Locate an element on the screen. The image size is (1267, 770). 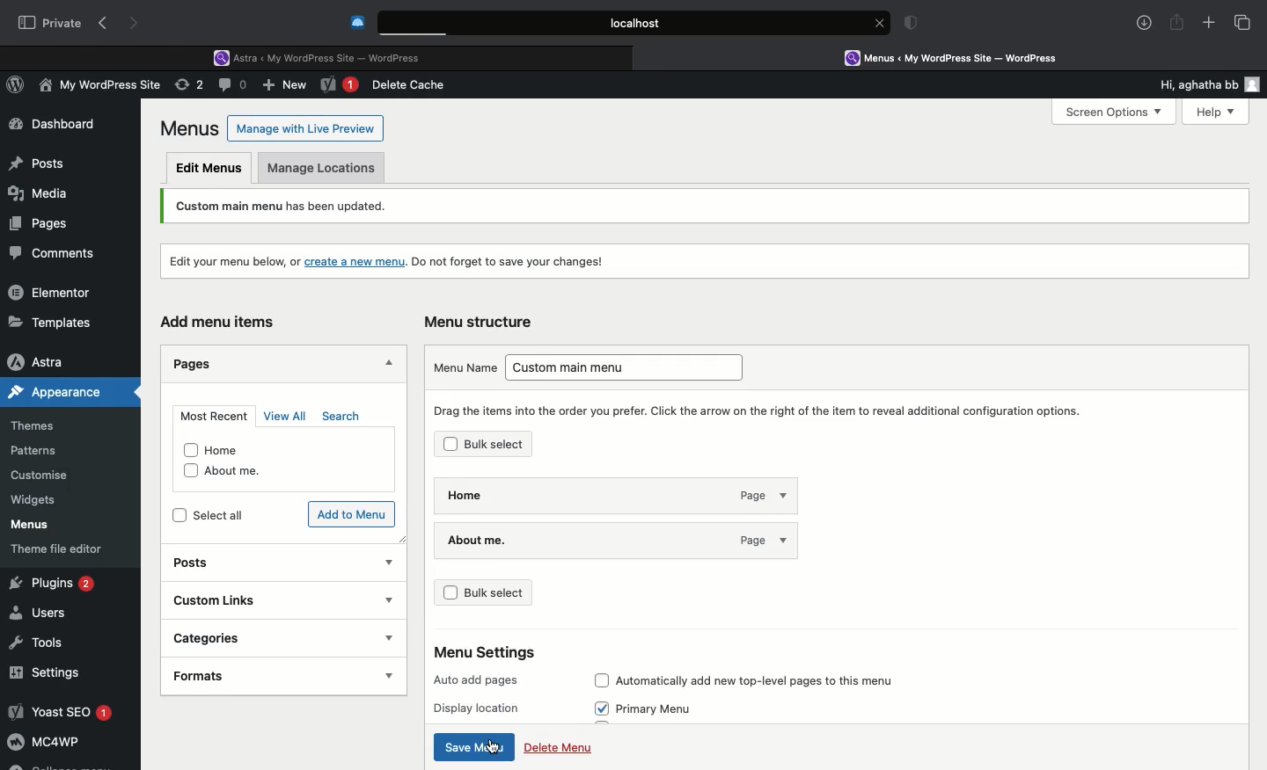
New is located at coordinates (340, 86).